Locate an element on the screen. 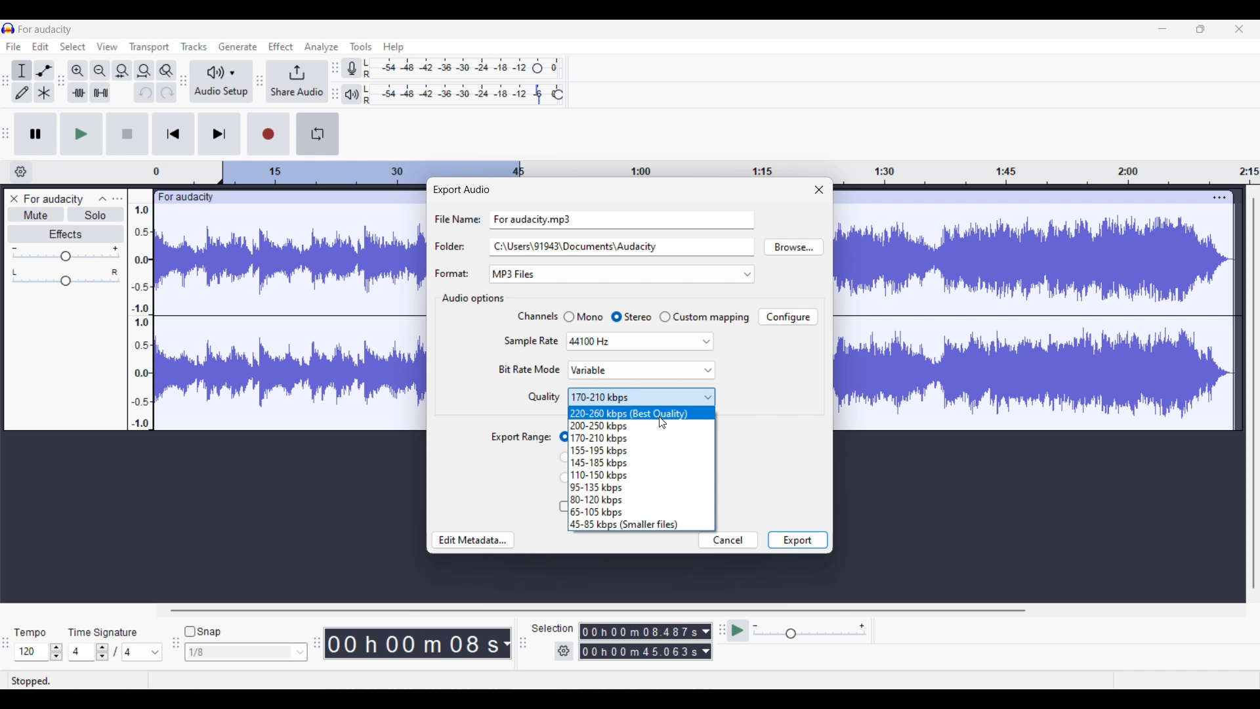 This screenshot has height=709, width=1260. Current selection is located at coordinates (589, 370).